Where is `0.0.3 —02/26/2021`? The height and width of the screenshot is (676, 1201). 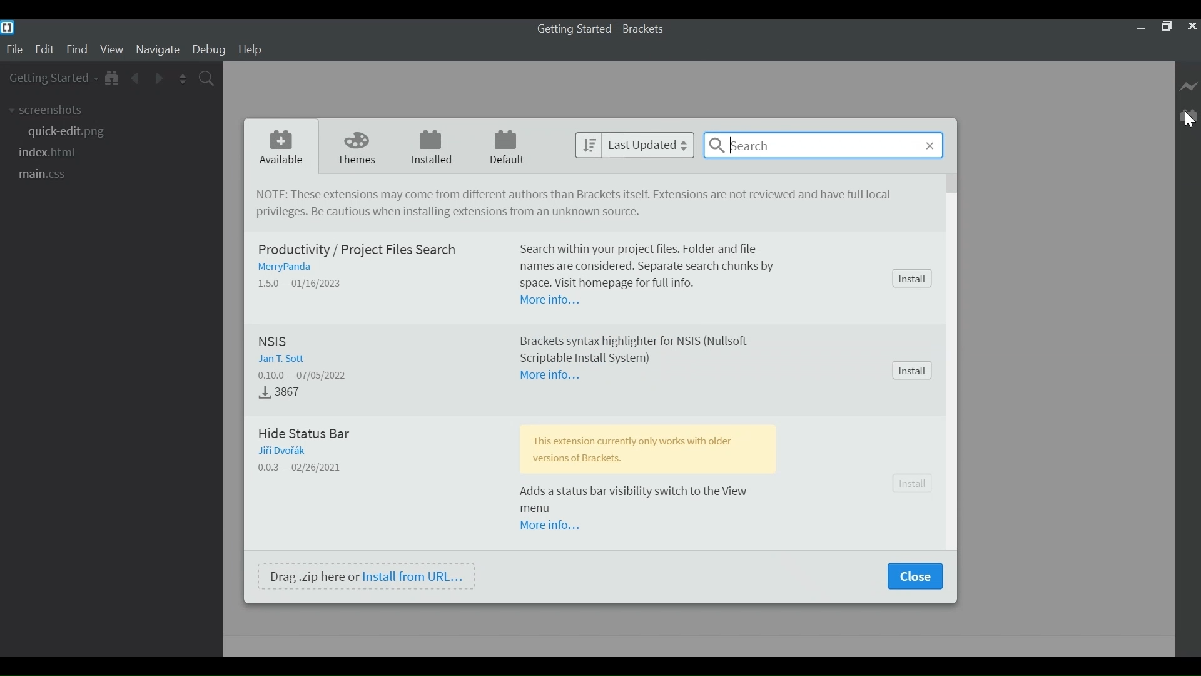
0.0.3 —02/26/2021 is located at coordinates (308, 467).